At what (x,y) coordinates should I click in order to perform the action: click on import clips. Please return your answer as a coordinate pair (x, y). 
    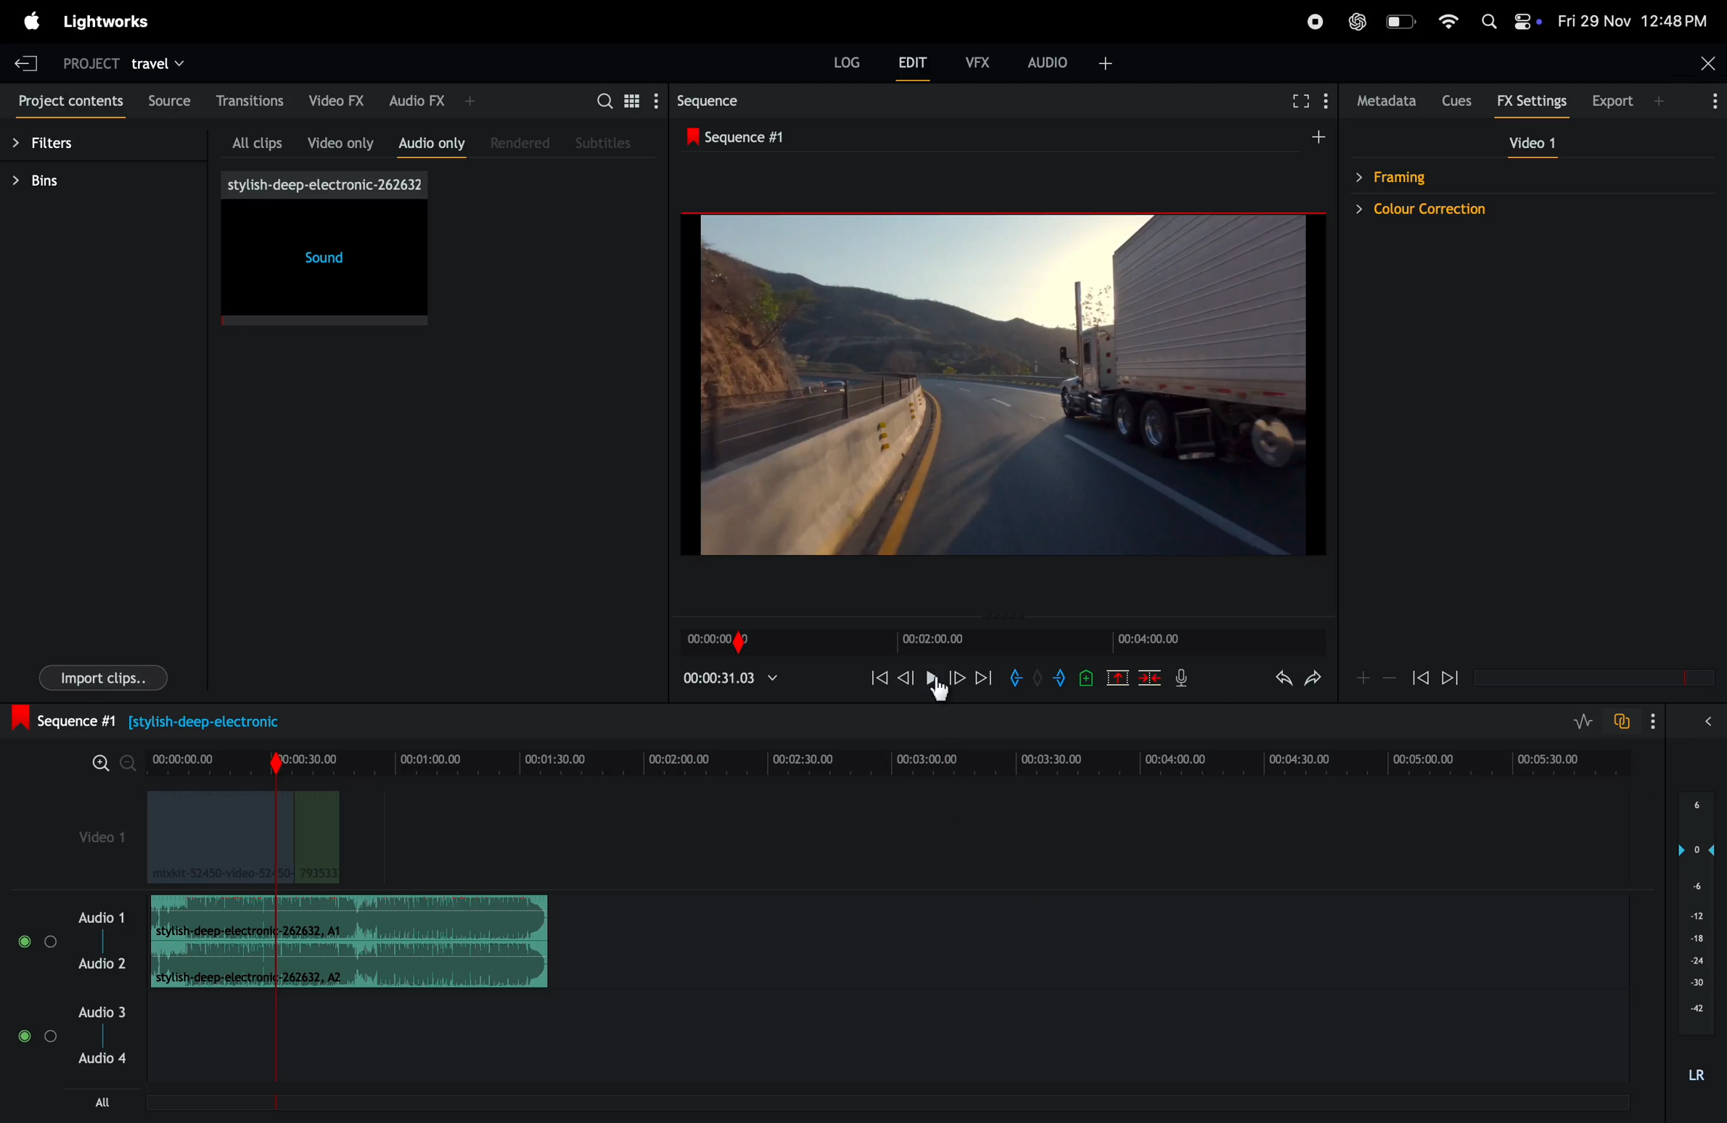
    Looking at the image, I should click on (107, 675).